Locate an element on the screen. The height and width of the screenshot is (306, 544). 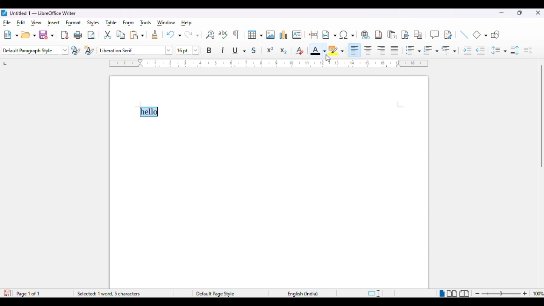
align right is located at coordinates (382, 51).